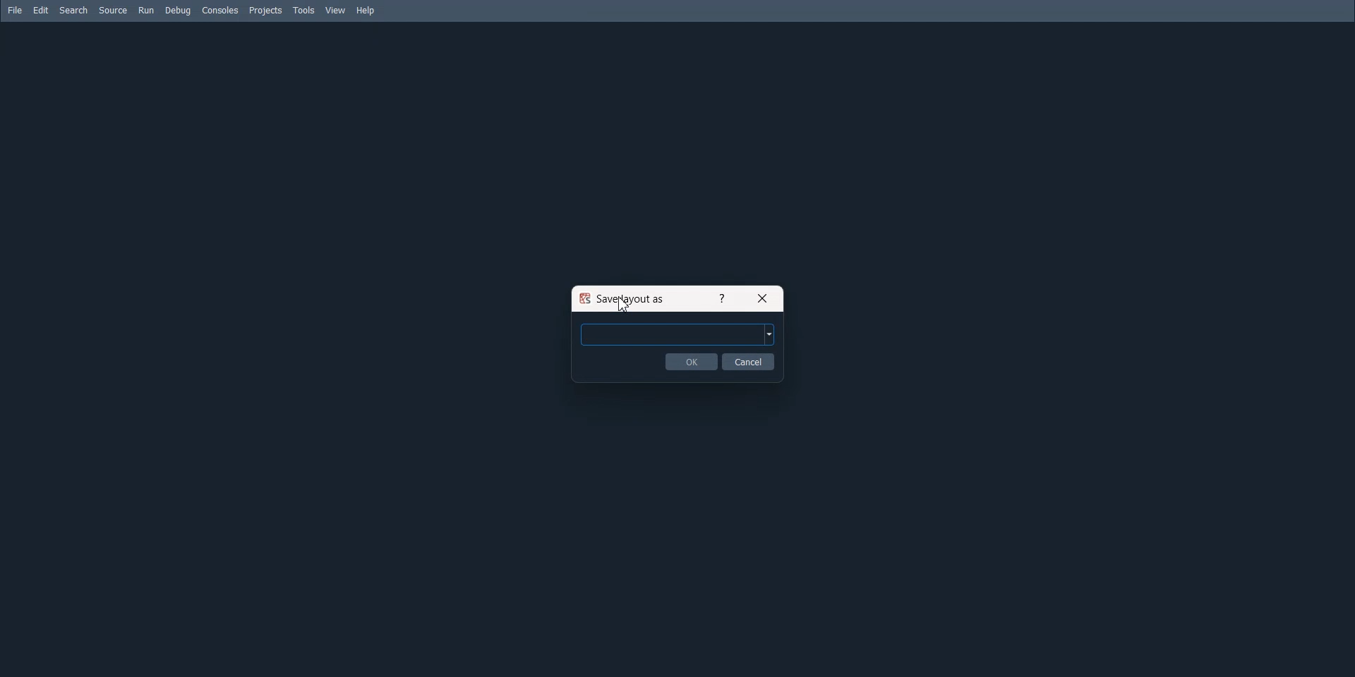 The image size is (1355, 677). Describe the element at coordinates (764, 298) in the screenshot. I see `Close` at that location.